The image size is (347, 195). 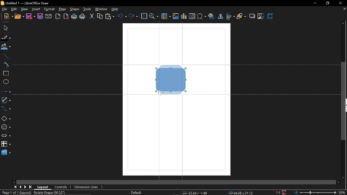 What do you see at coordinates (123, 17) in the screenshot?
I see `undo` at bounding box center [123, 17].